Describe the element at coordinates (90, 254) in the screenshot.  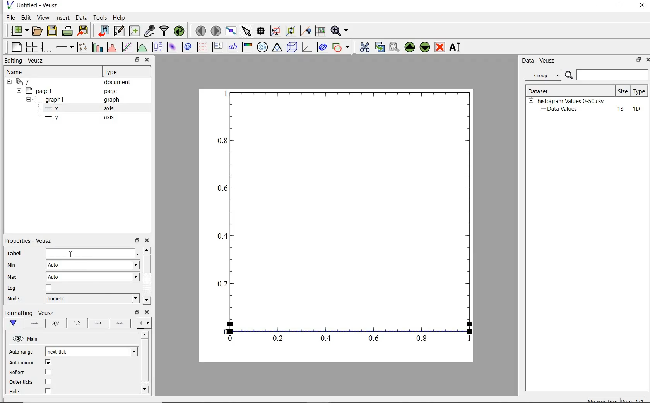
I see `input label` at that location.